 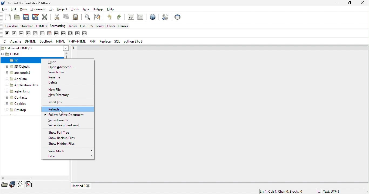 I want to click on tools, so click(x=76, y=9).